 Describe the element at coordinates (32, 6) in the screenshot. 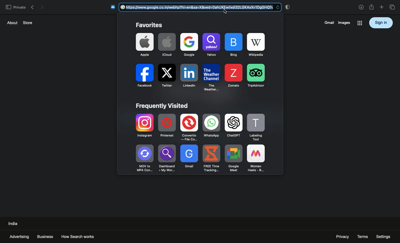

I see `previous` at that location.